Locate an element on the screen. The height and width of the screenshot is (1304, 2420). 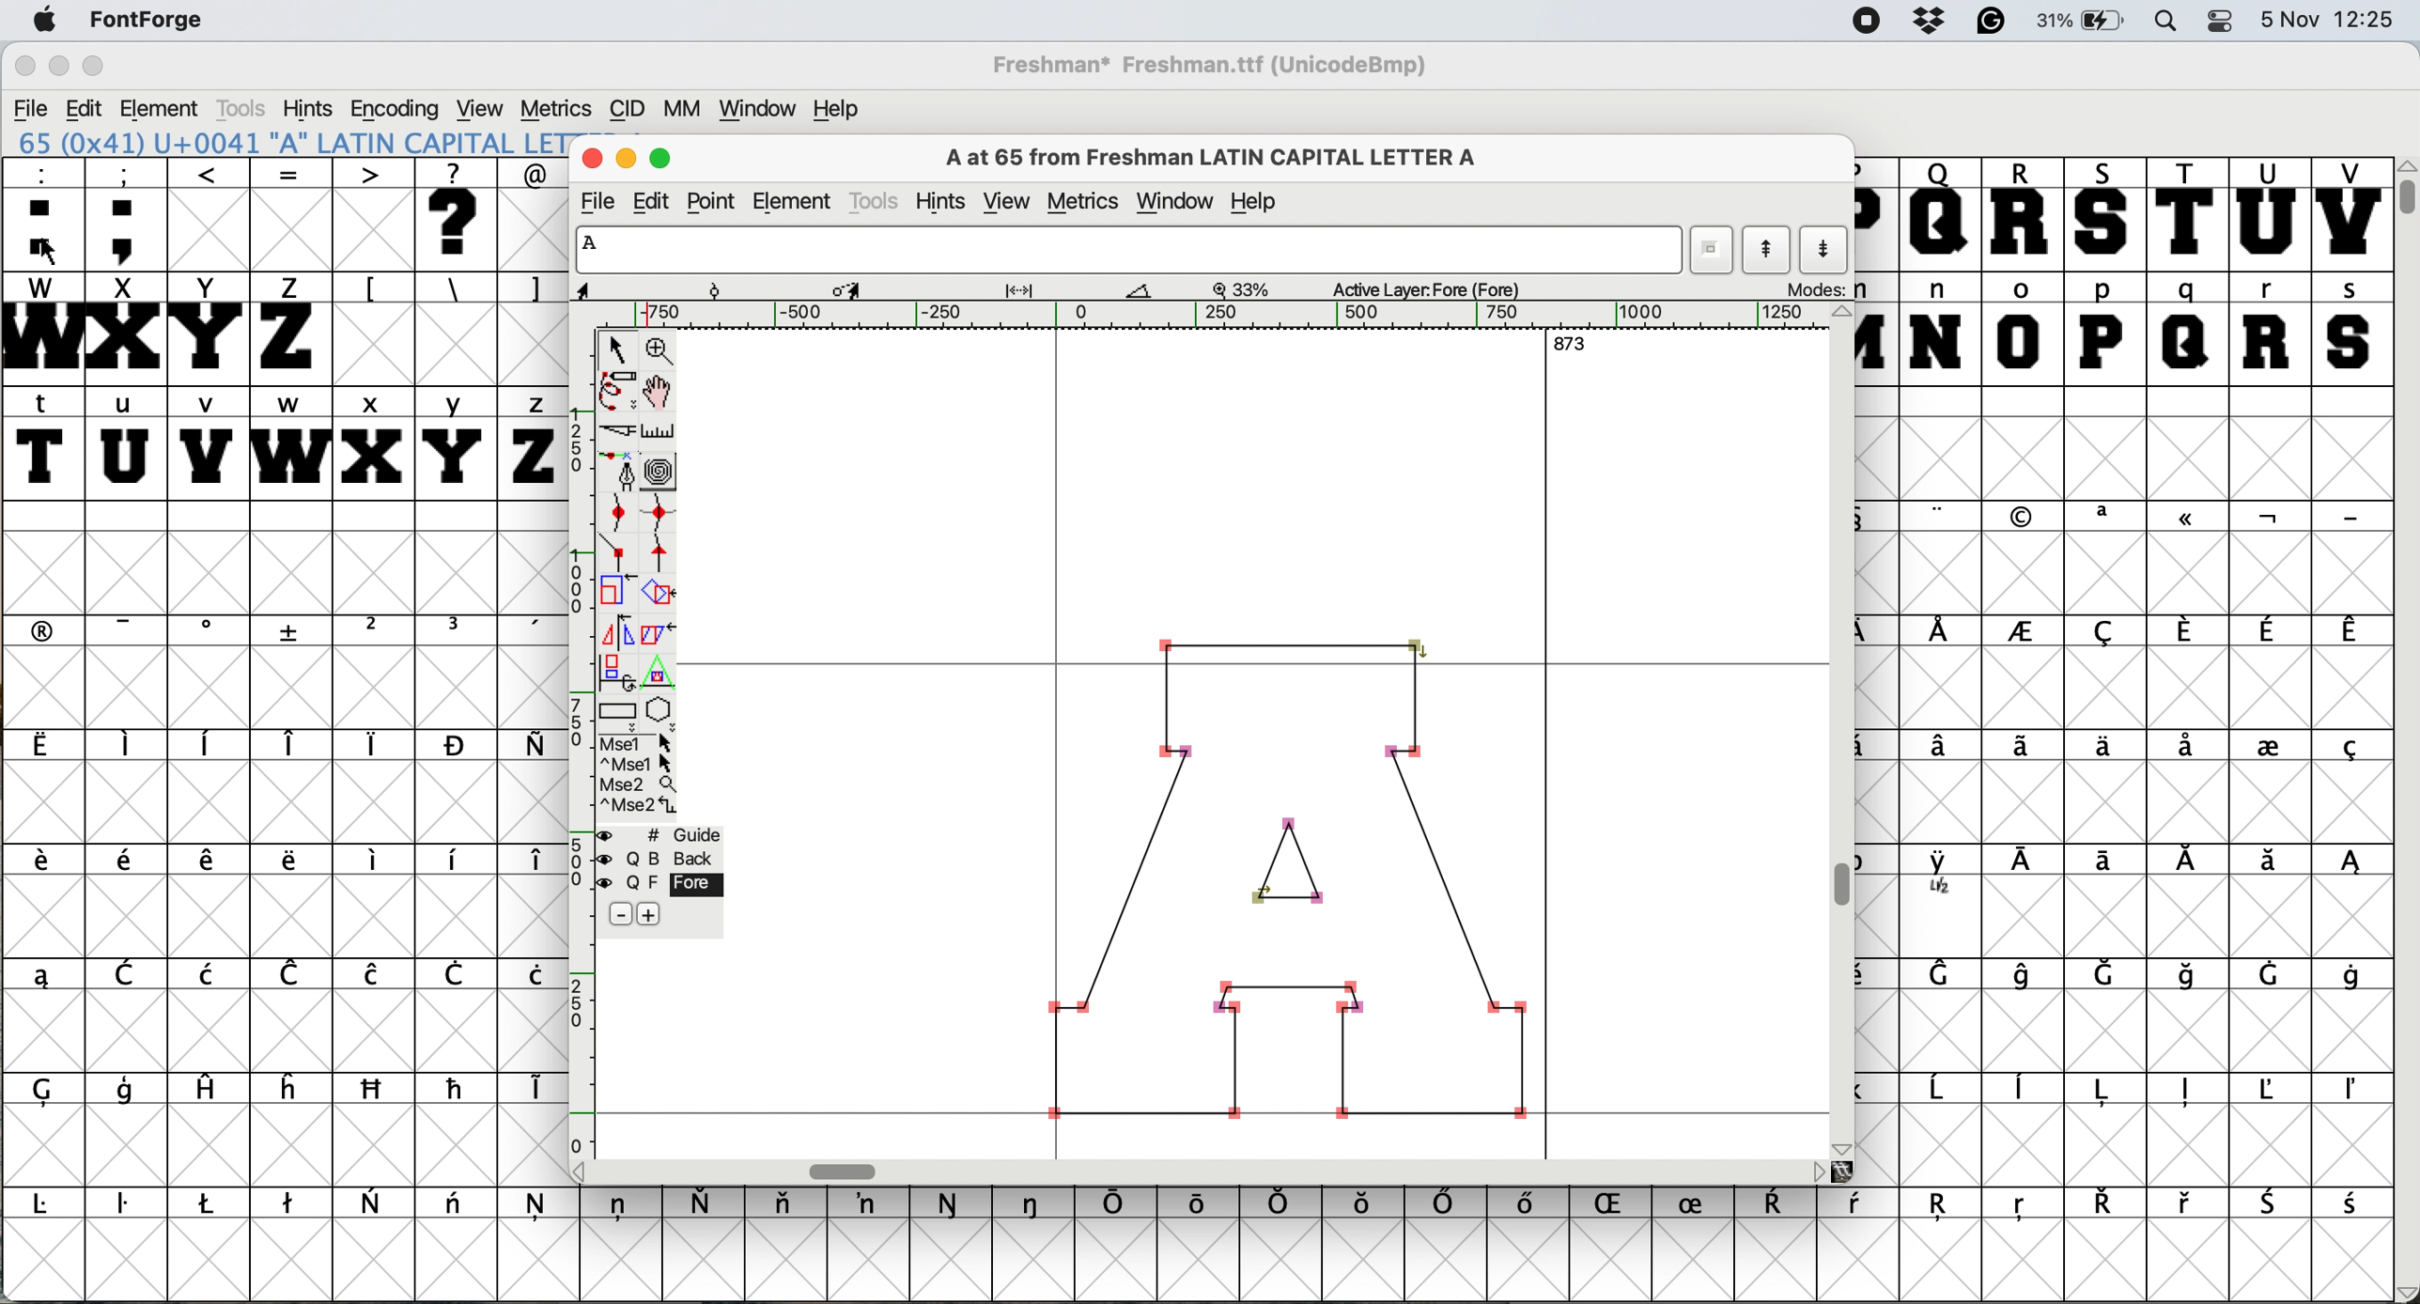
symbol is located at coordinates (373, 976).